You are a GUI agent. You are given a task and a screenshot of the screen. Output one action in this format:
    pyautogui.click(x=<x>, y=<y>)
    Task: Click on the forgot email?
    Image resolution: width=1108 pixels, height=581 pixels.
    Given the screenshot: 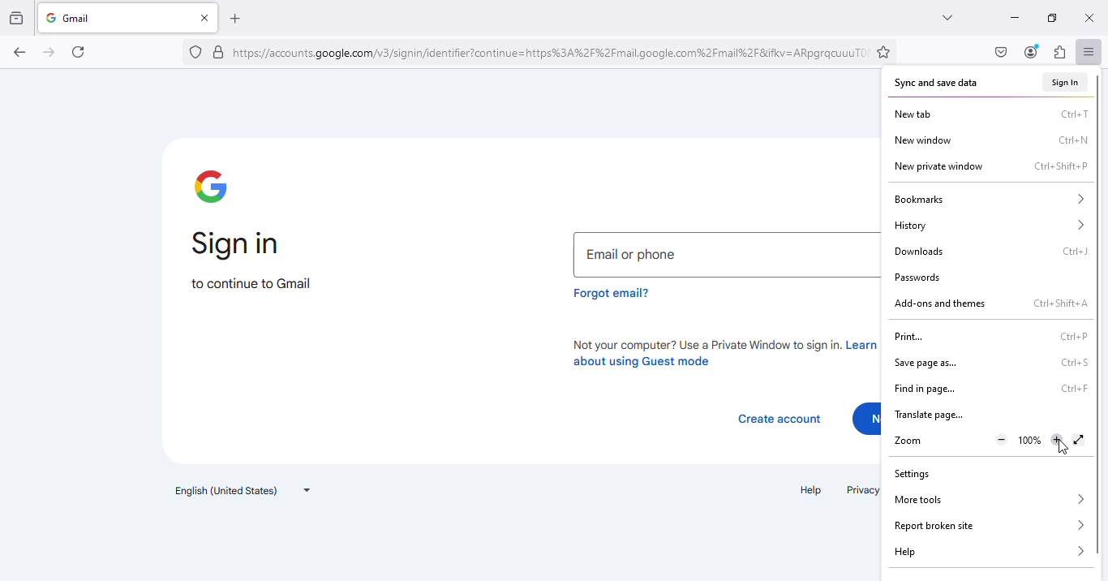 What is the action you would take?
    pyautogui.click(x=612, y=293)
    